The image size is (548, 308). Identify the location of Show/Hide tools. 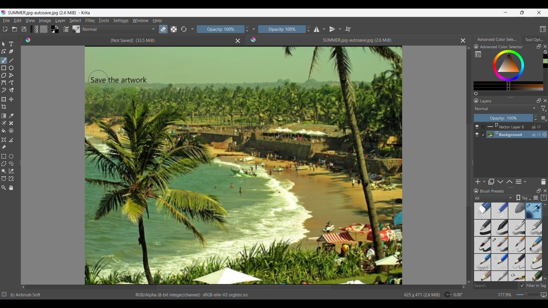
(193, 29).